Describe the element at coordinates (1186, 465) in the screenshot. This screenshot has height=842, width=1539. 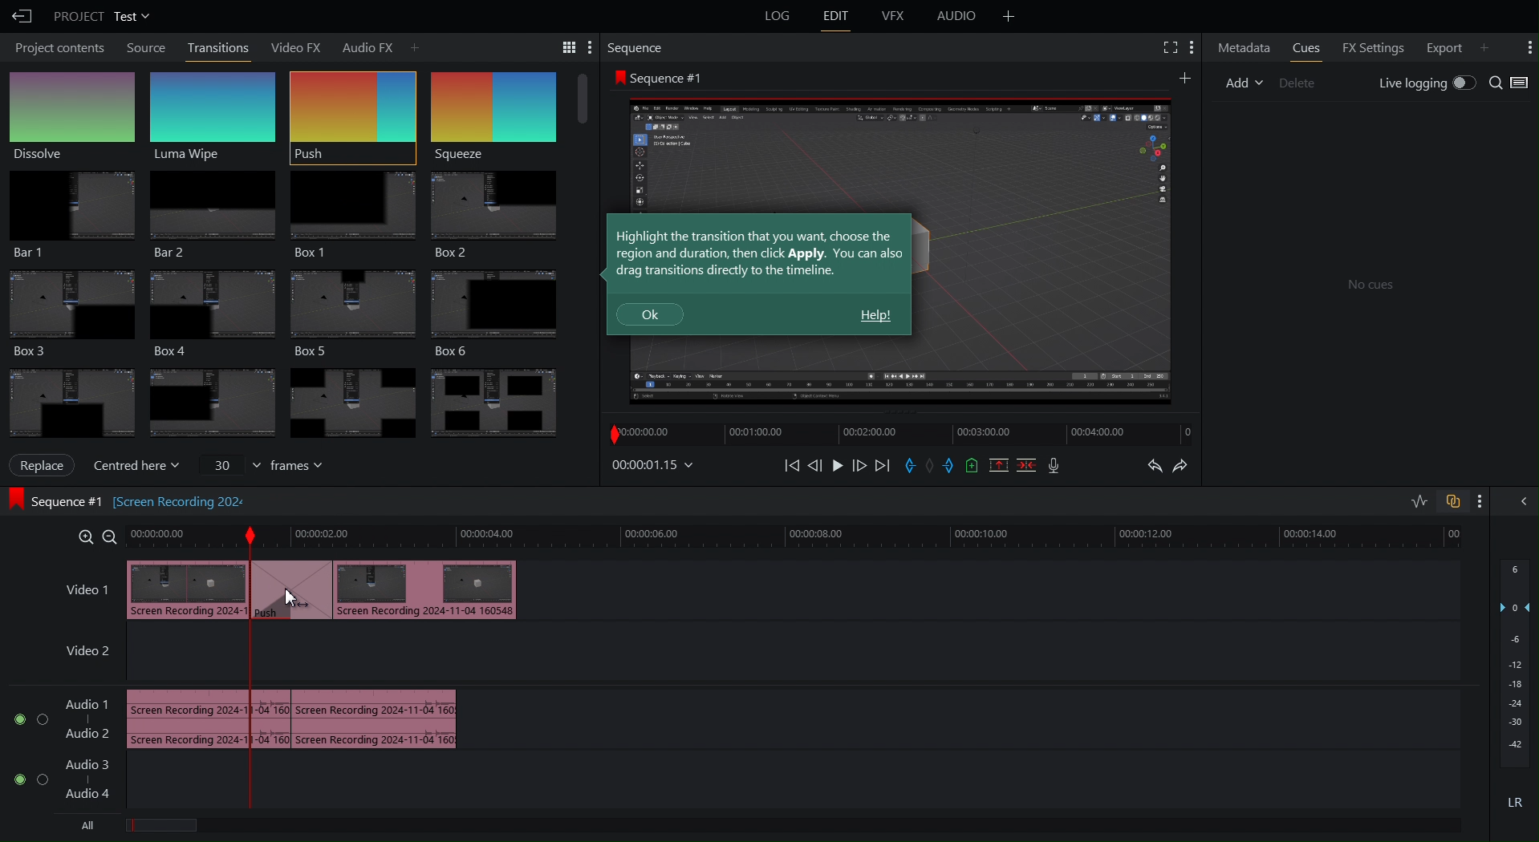
I see `Redo` at that location.